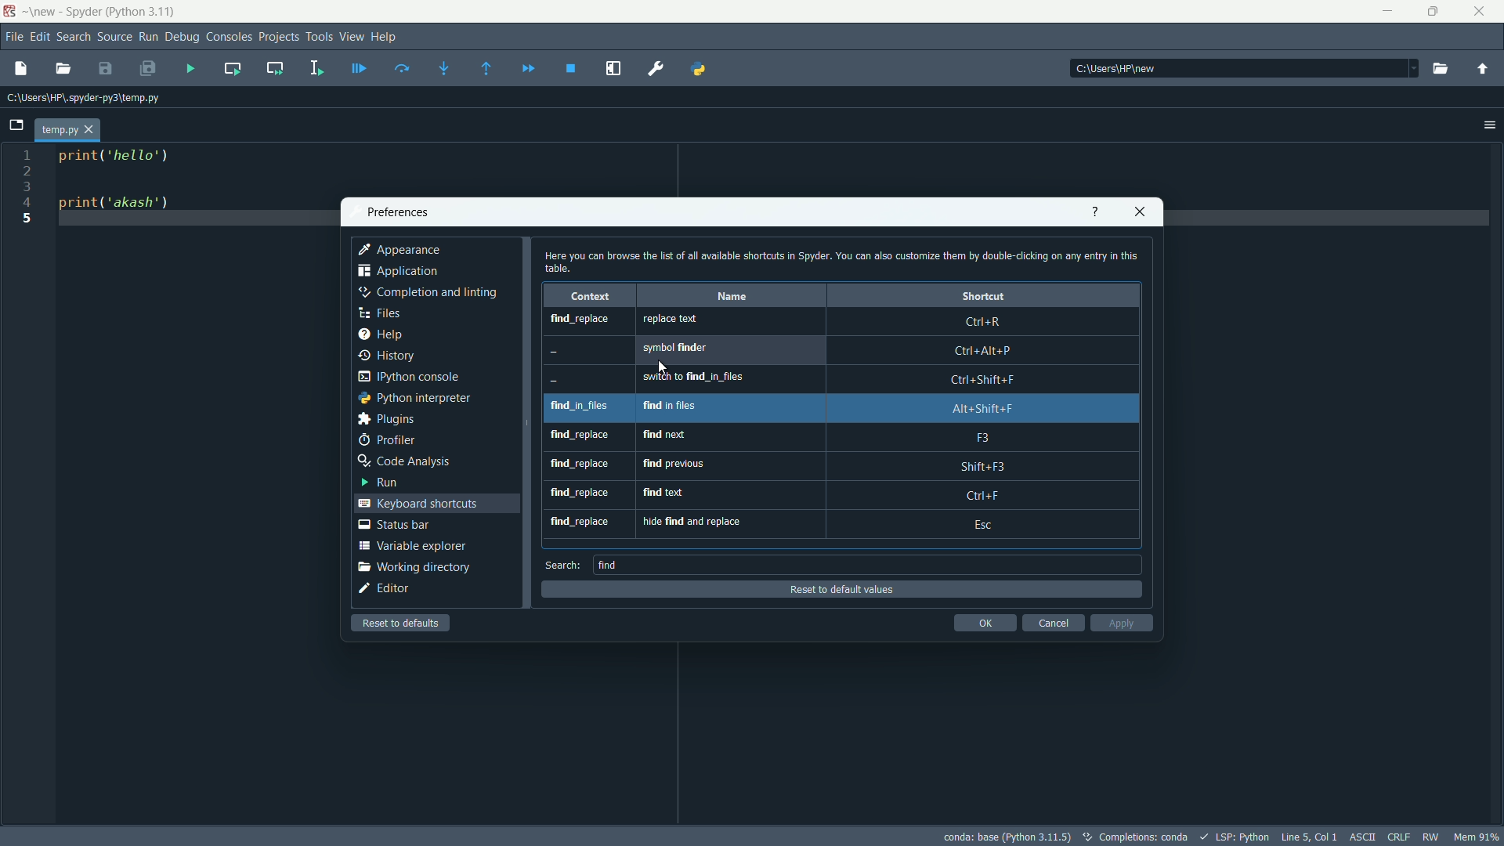 This screenshot has width=1504, height=846. I want to click on find_replace, replace text, Ctrl+R, so click(843, 323).